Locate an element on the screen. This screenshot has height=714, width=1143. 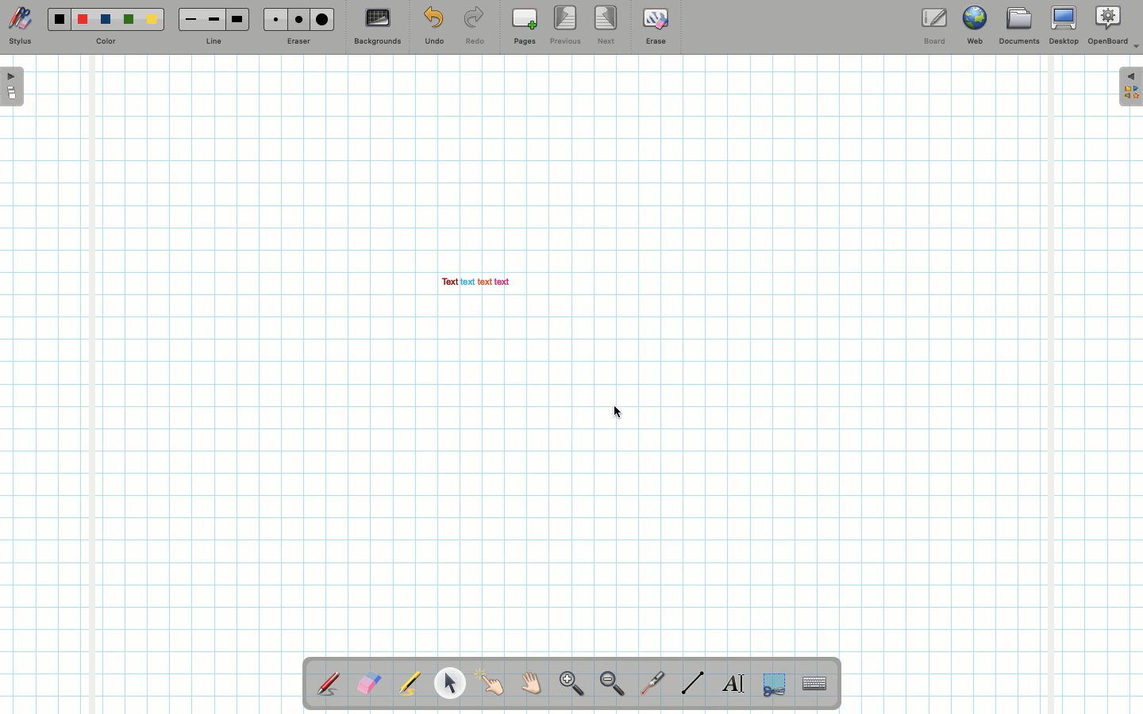
text is located at coordinates (485, 282).